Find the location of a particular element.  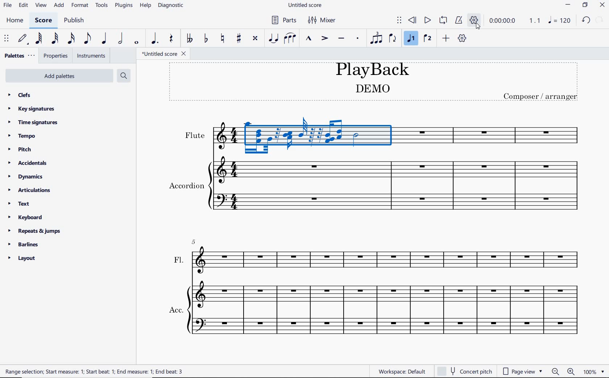

ZOOM FACTOR is located at coordinates (595, 371).